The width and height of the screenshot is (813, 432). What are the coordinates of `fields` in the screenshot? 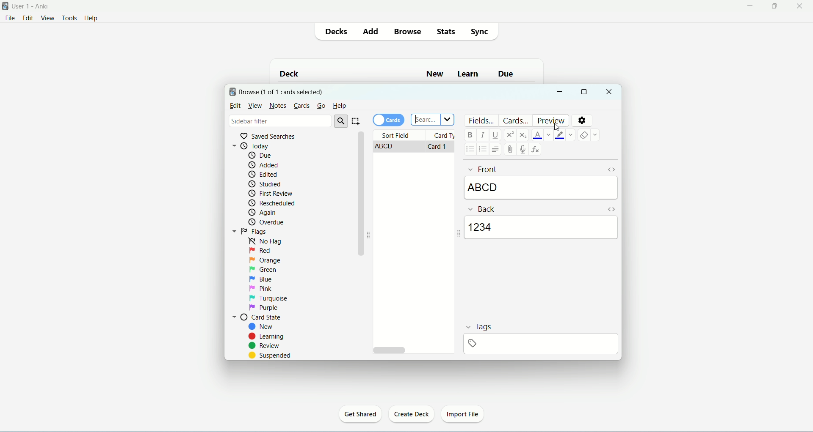 It's located at (481, 120).